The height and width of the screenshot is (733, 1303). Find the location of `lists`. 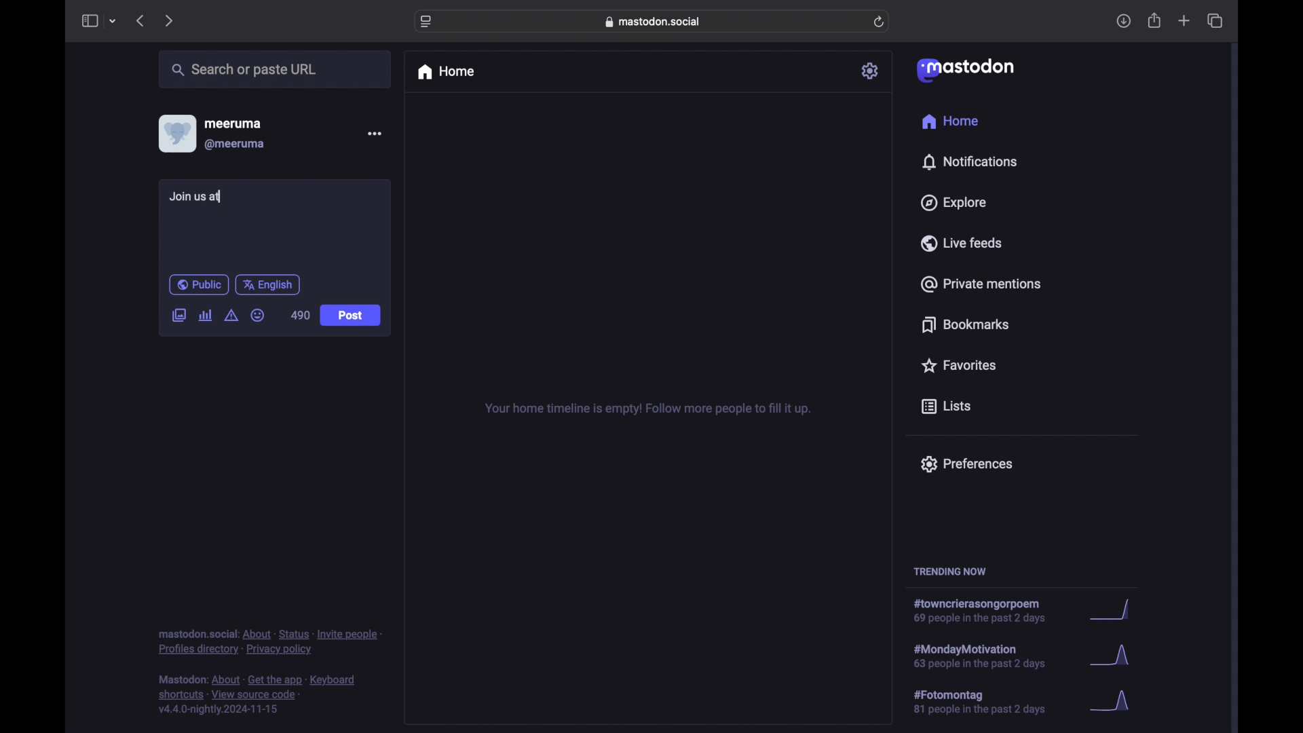

lists is located at coordinates (946, 407).